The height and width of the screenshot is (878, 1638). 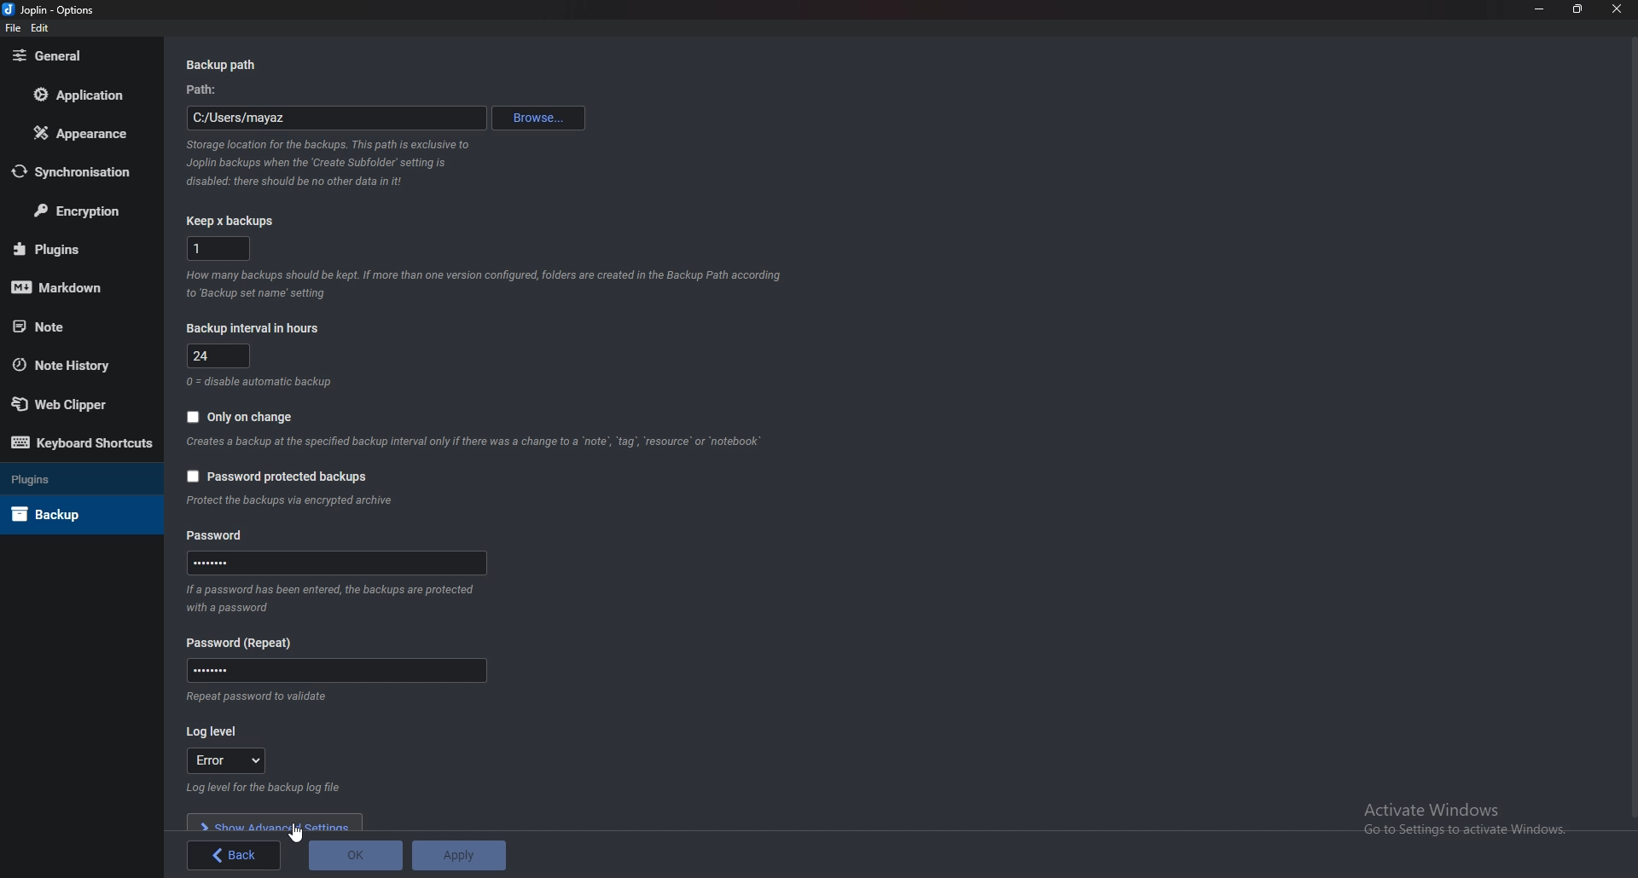 I want to click on Info, so click(x=295, y=501).